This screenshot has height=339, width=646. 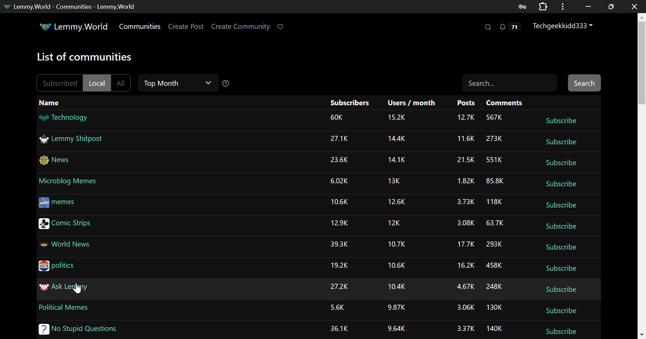 I want to click on Amount, so click(x=494, y=309).